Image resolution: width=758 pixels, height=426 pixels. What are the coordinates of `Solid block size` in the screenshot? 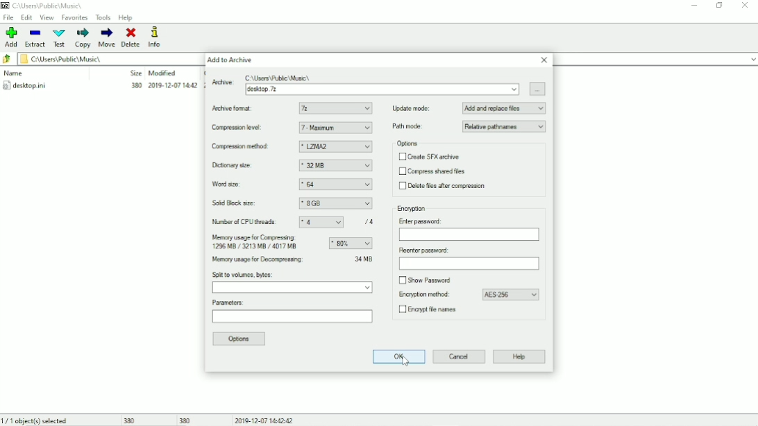 It's located at (235, 203).